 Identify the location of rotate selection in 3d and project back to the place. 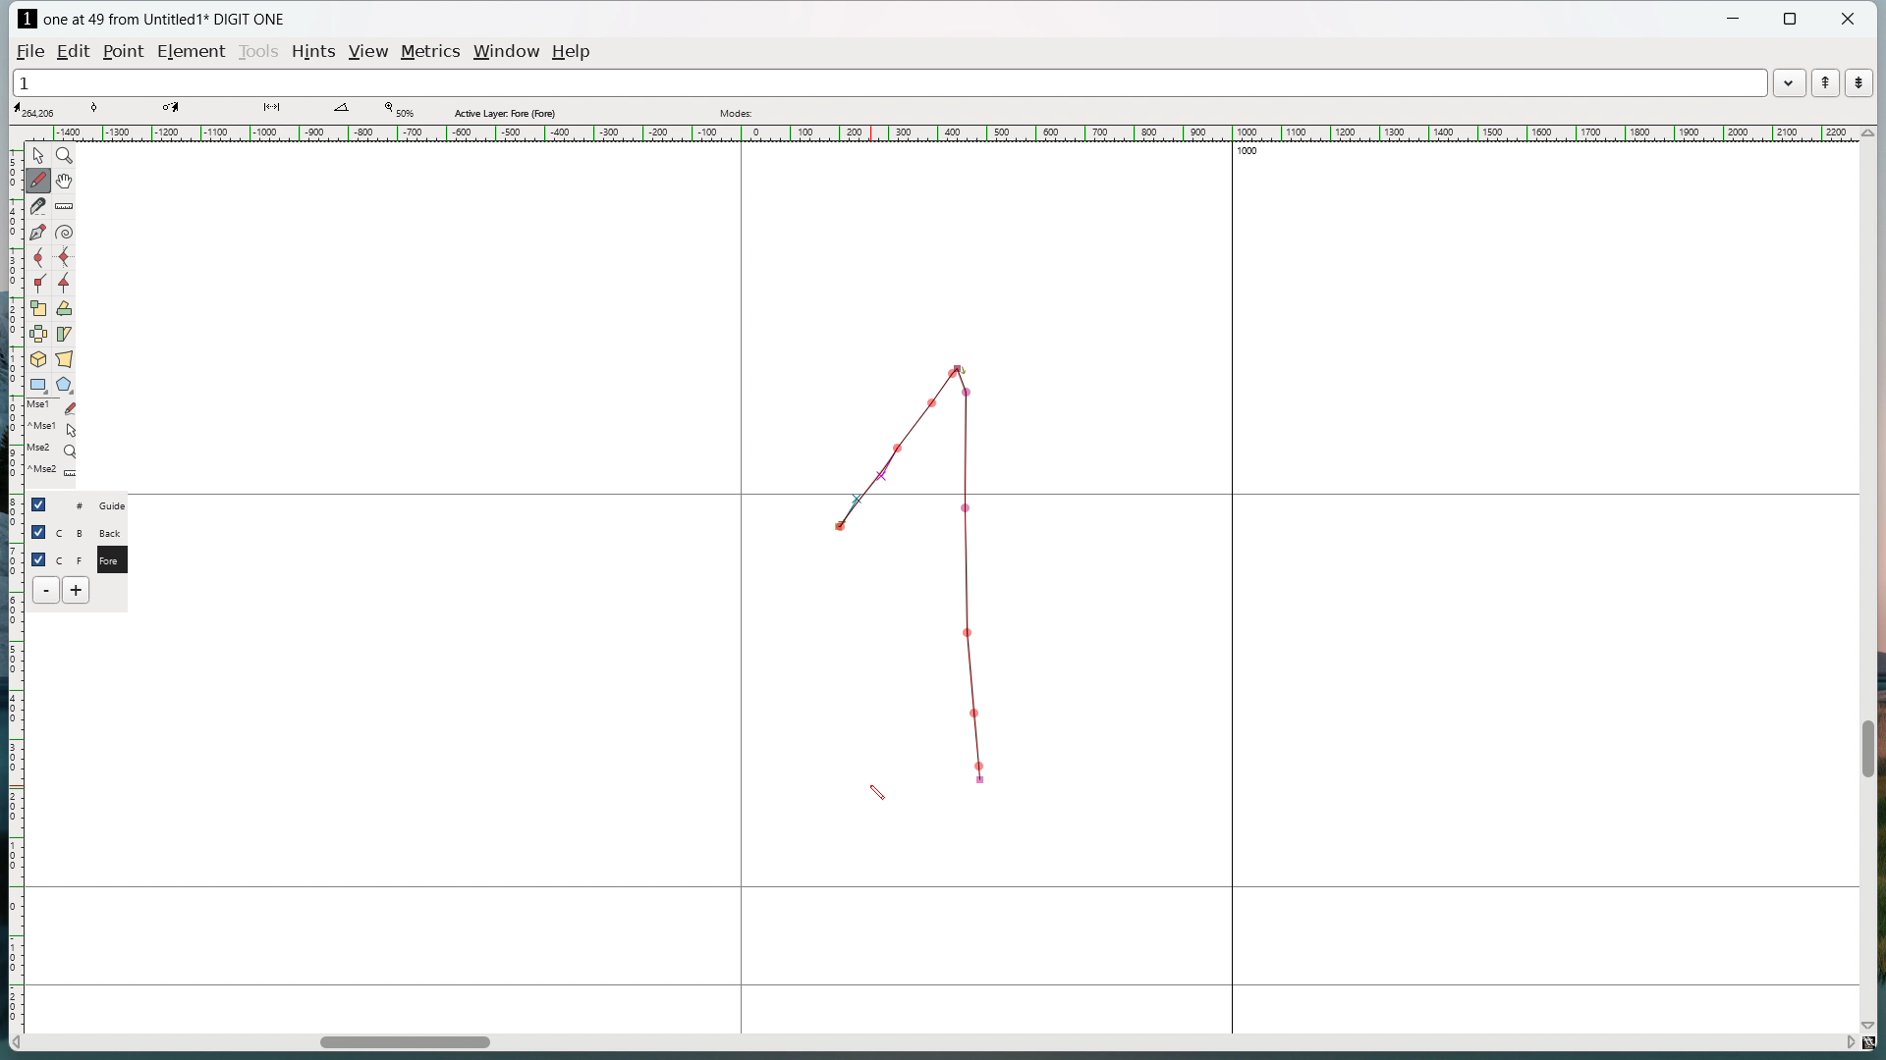
(38, 358).